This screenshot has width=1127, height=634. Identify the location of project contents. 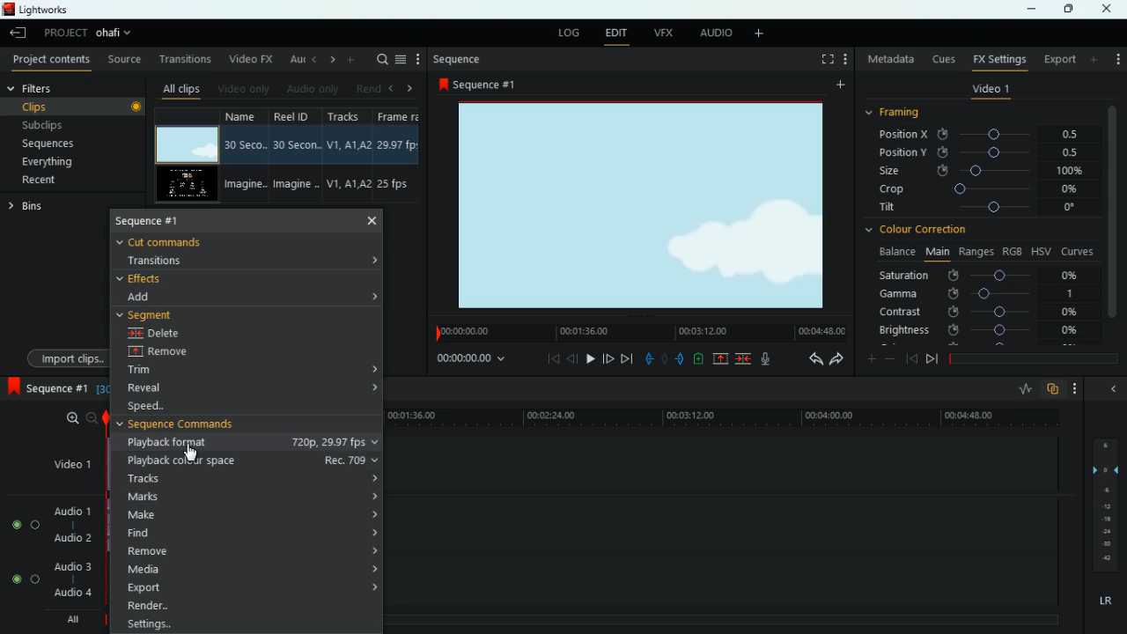
(53, 60).